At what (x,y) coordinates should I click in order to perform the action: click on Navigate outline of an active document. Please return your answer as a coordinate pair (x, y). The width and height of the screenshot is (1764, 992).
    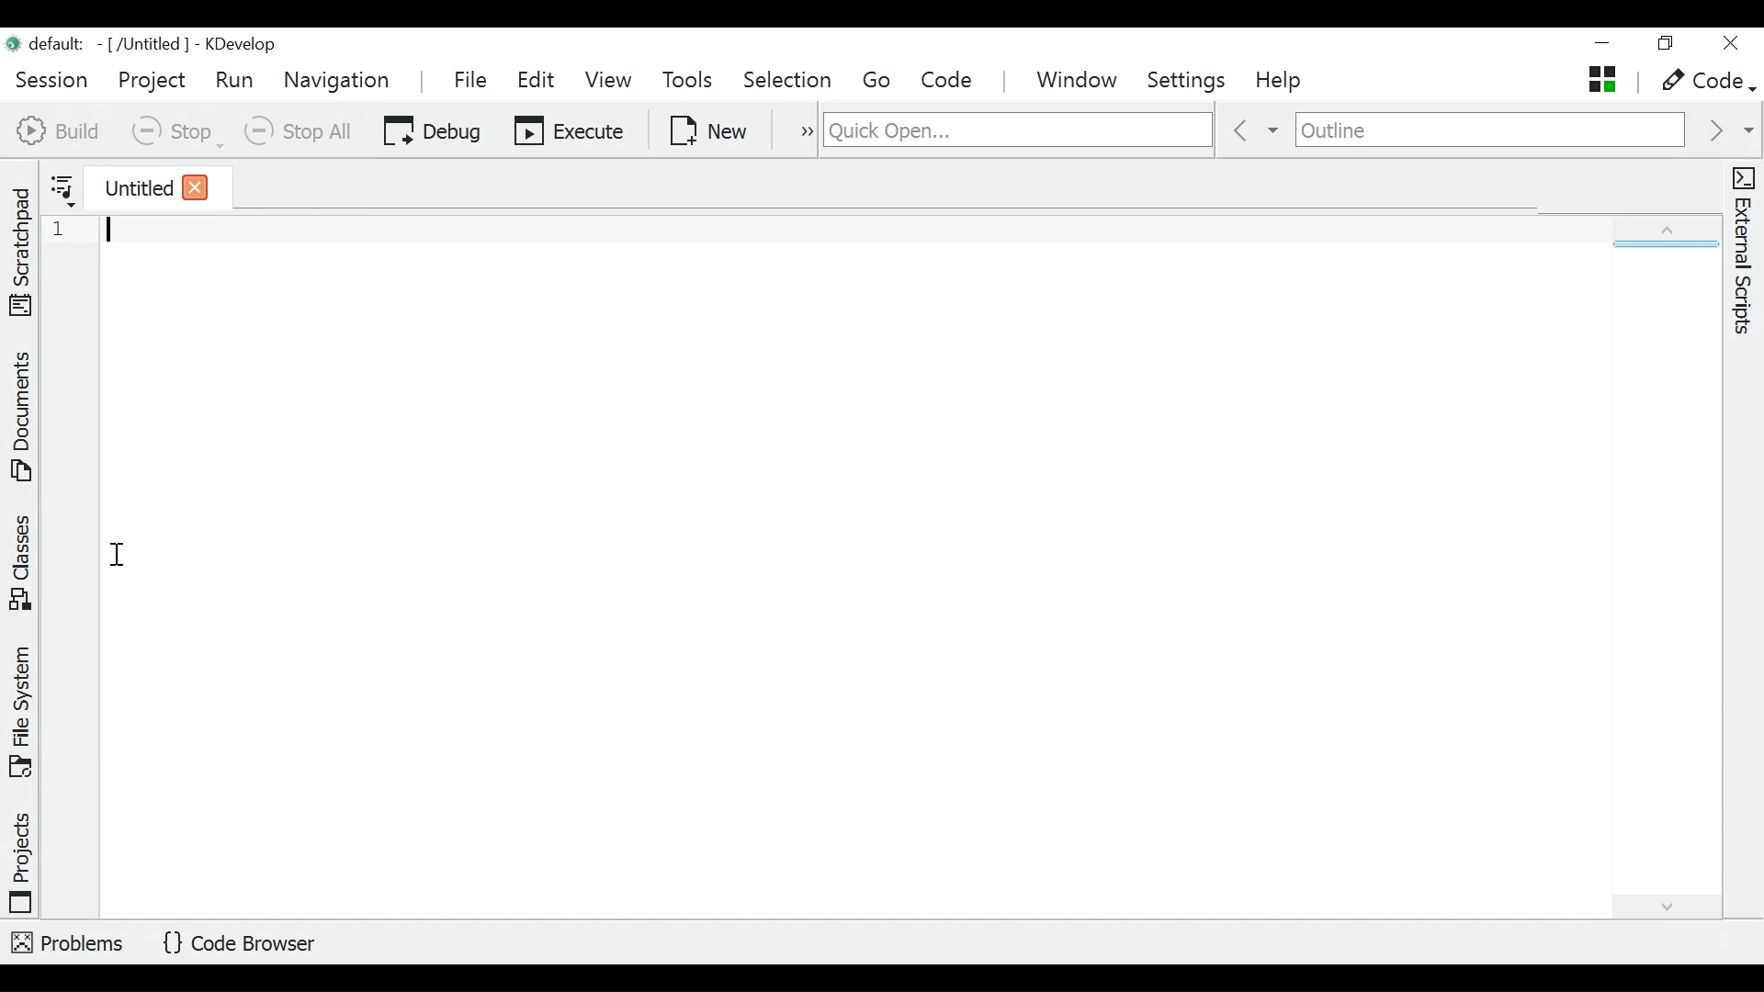
    Looking at the image, I should click on (1489, 130).